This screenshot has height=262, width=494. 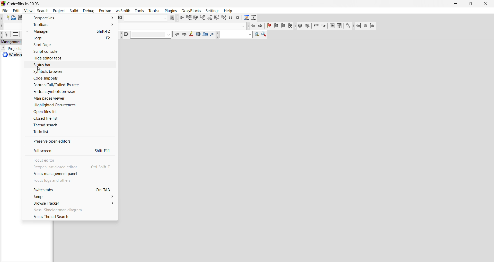 What do you see at coordinates (28, 10) in the screenshot?
I see `view` at bounding box center [28, 10].